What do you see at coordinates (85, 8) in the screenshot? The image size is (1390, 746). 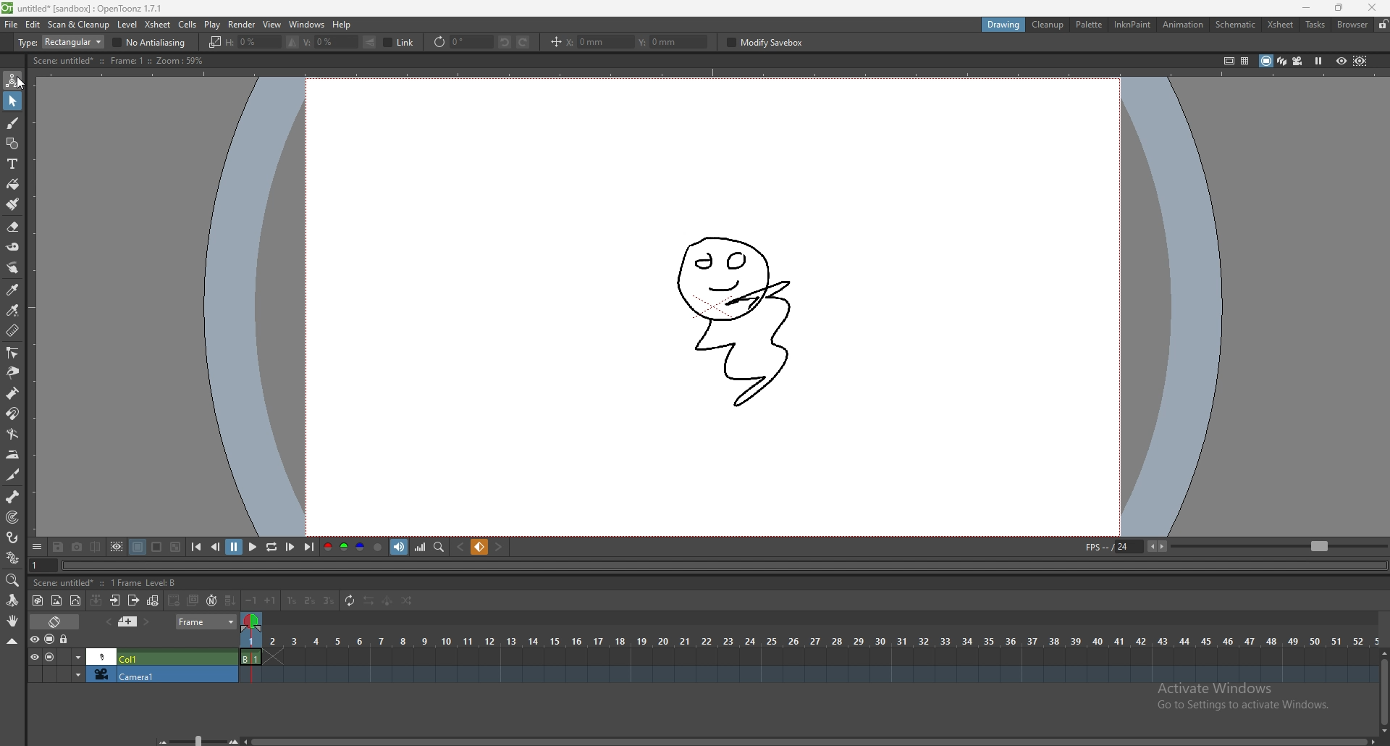 I see `title` at bounding box center [85, 8].